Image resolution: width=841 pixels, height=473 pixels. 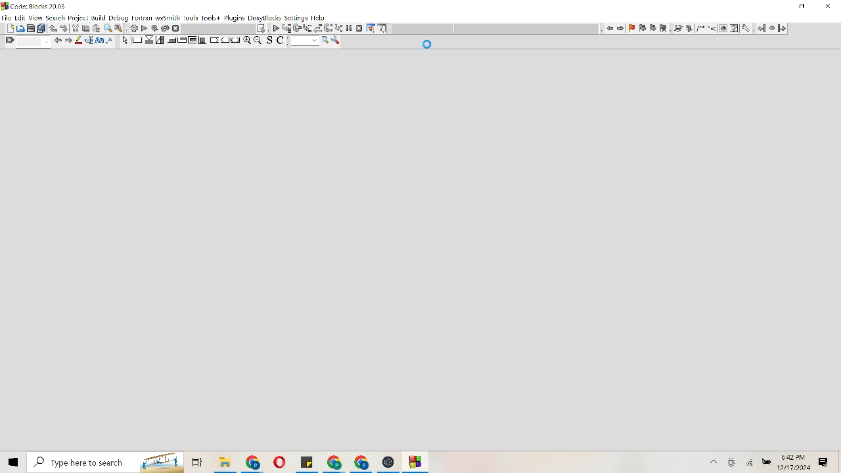 What do you see at coordinates (360, 28) in the screenshot?
I see `Cancel` at bounding box center [360, 28].